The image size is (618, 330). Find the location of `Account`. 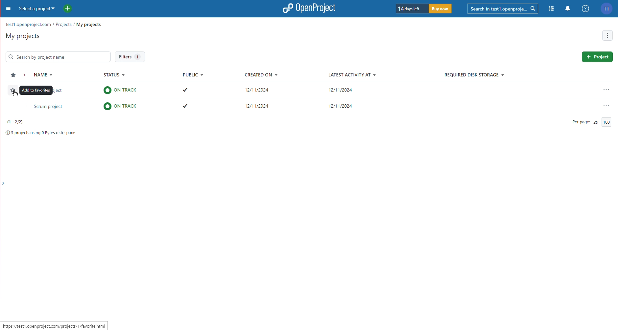

Account is located at coordinates (607, 9).